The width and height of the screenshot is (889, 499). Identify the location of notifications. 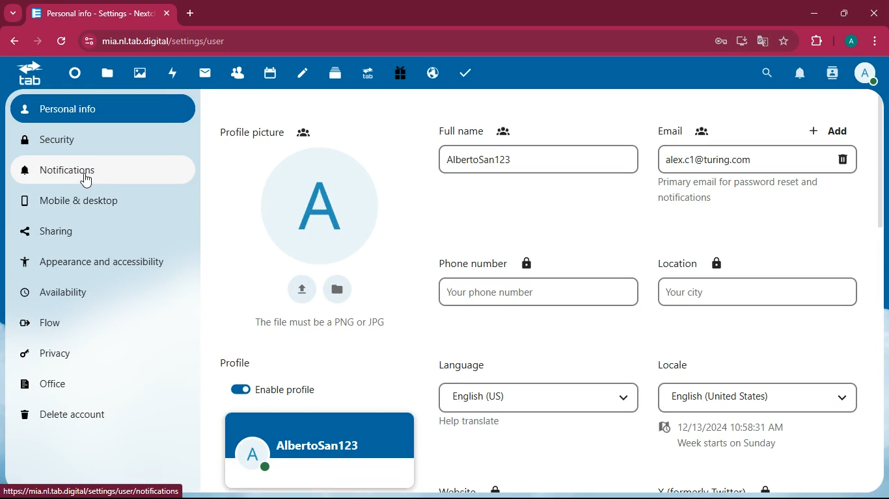
(102, 170).